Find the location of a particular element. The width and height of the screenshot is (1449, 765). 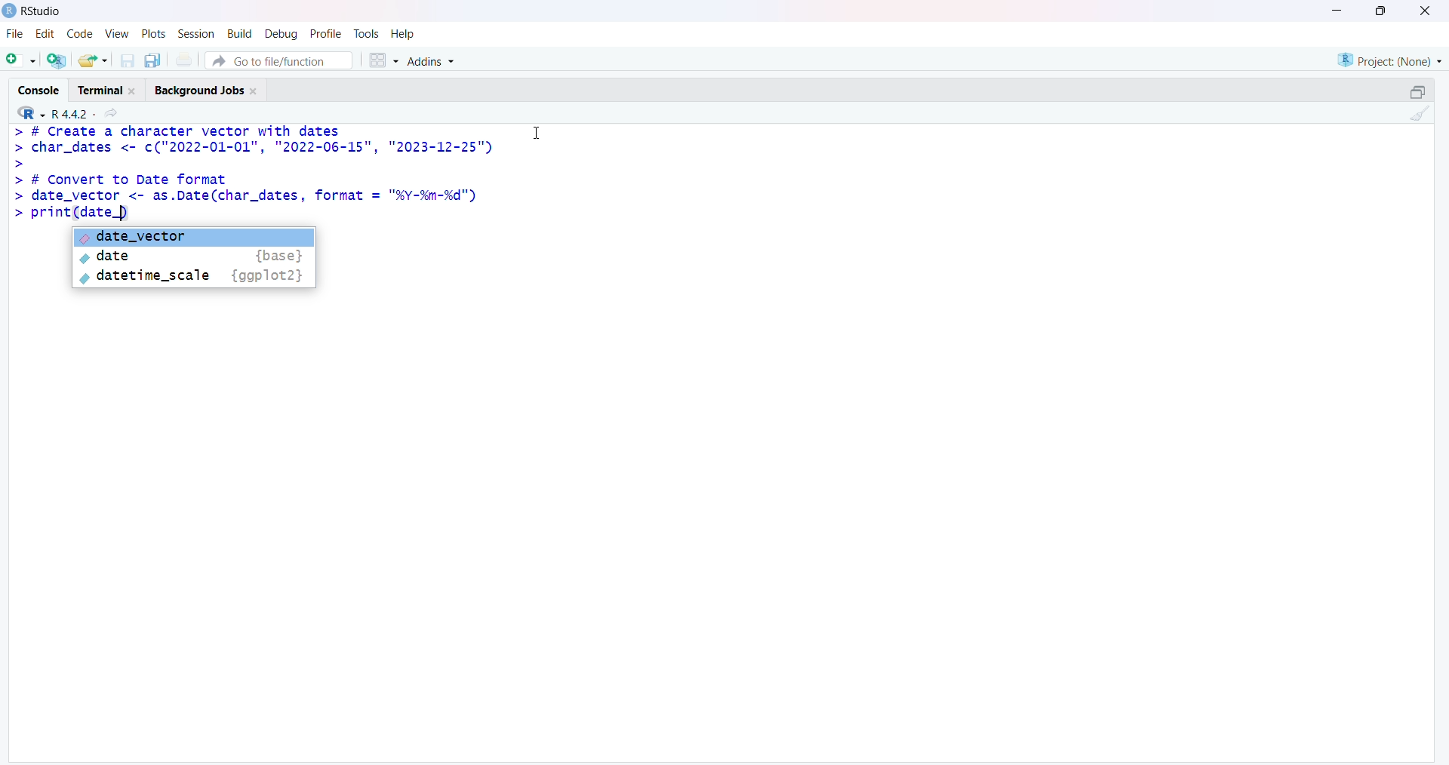

Plots is located at coordinates (152, 34).